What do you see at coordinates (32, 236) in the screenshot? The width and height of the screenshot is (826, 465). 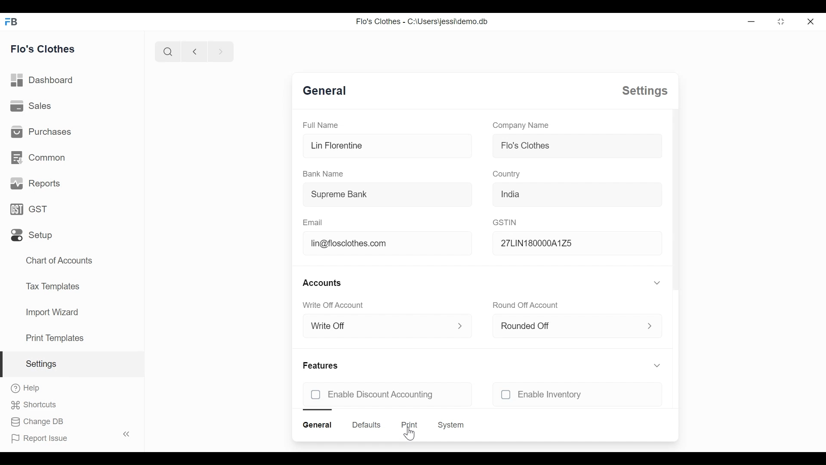 I see `setup` at bounding box center [32, 236].